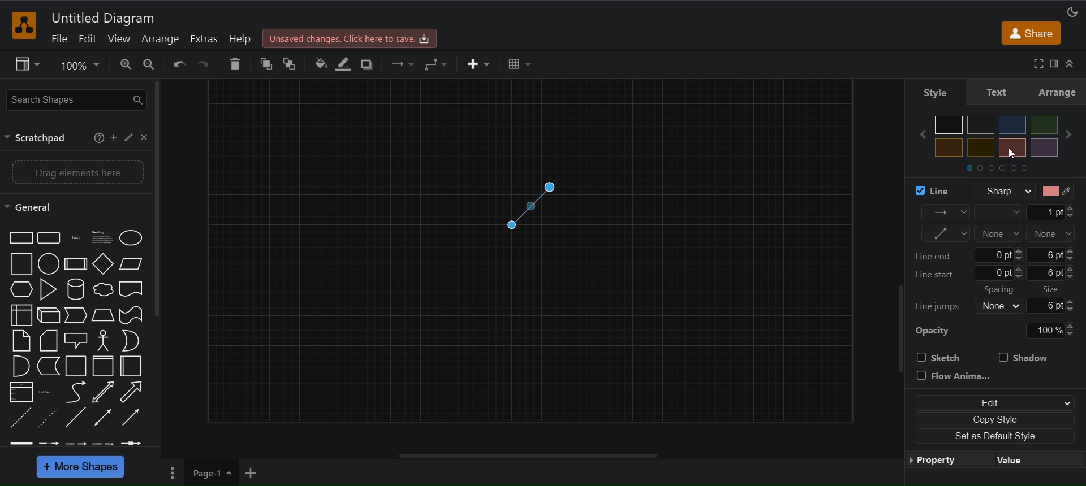  I want to click on share, so click(1033, 34).